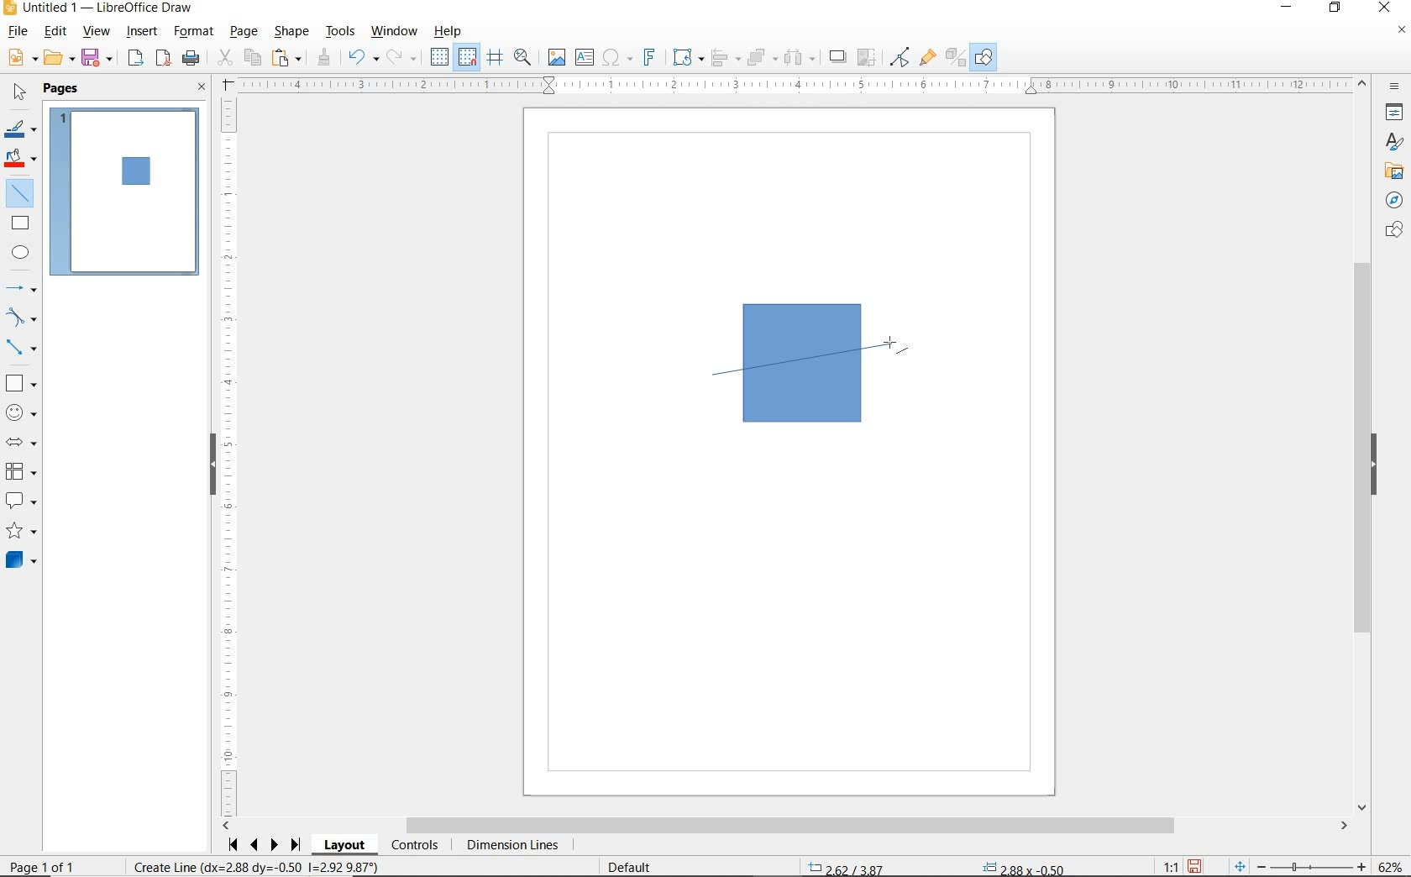 This screenshot has height=877, width=1411. Describe the element at coordinates (16, 33) in the screenshot. I see `FILE` at that location.